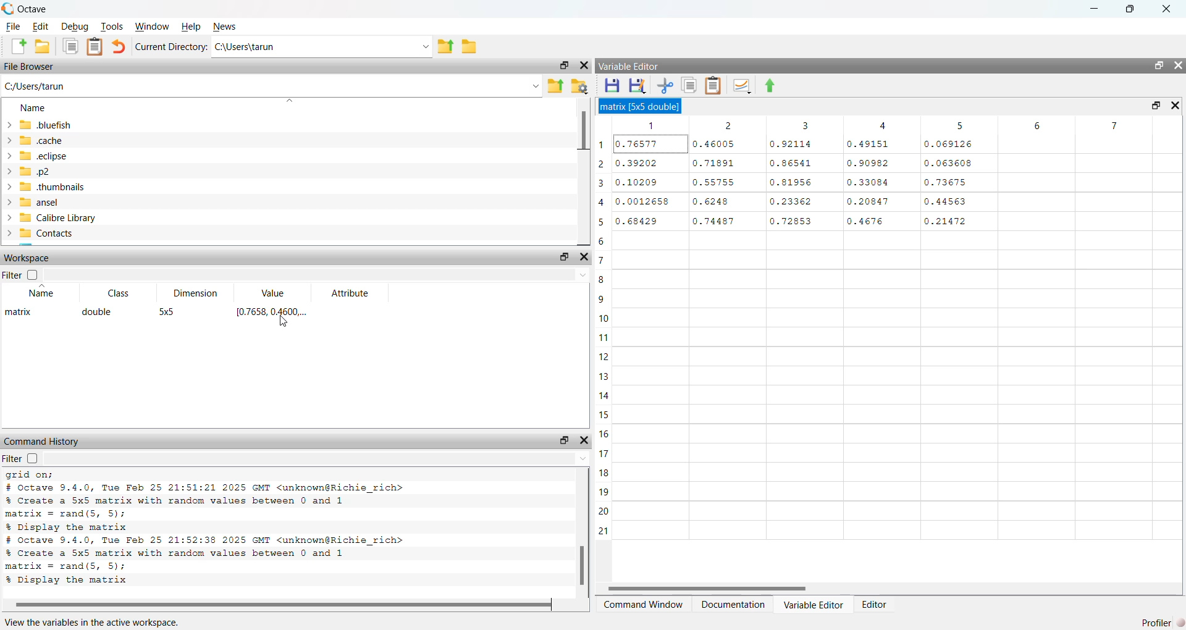 The width and height of the screenshot is (1186, 630). What do you see at coordinates (261, 531) in the screenshot?
I see `xlabel('x values’);

ylabel ('y values');

% Display grid

grid on;

# octave 9.4.0, Tue Feb 25 21:51:21 2025 GMT <unknown@Richie_rich>
% Create a 5x5 matrix with random values between 0 and 1

matrix = rand(S, 5);

% Display the matrix

# octave 9.4.0, Tue Feb 25 21:52:38 2025 GMT <unknown@Richie_rich>` at bounding box center [261, 531].